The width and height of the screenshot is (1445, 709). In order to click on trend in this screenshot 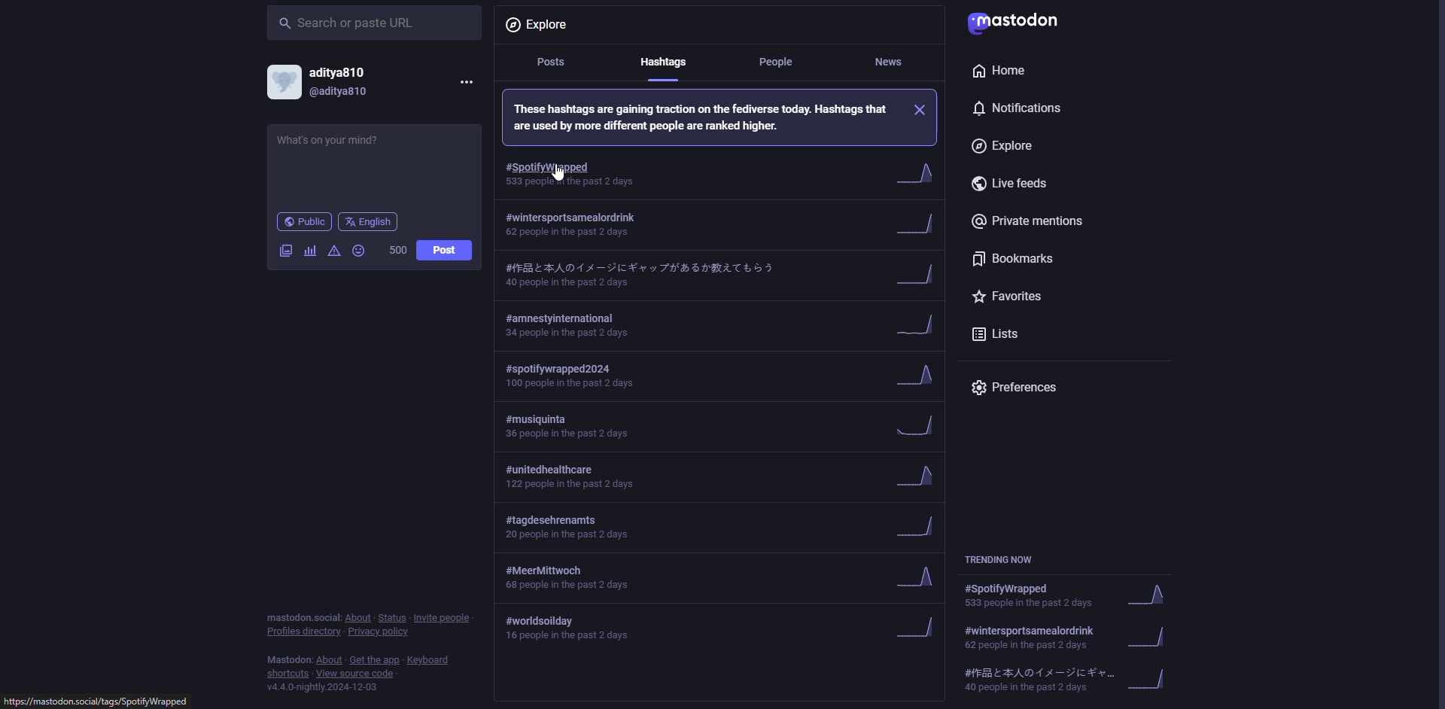, I will do `click(913, 175)`.